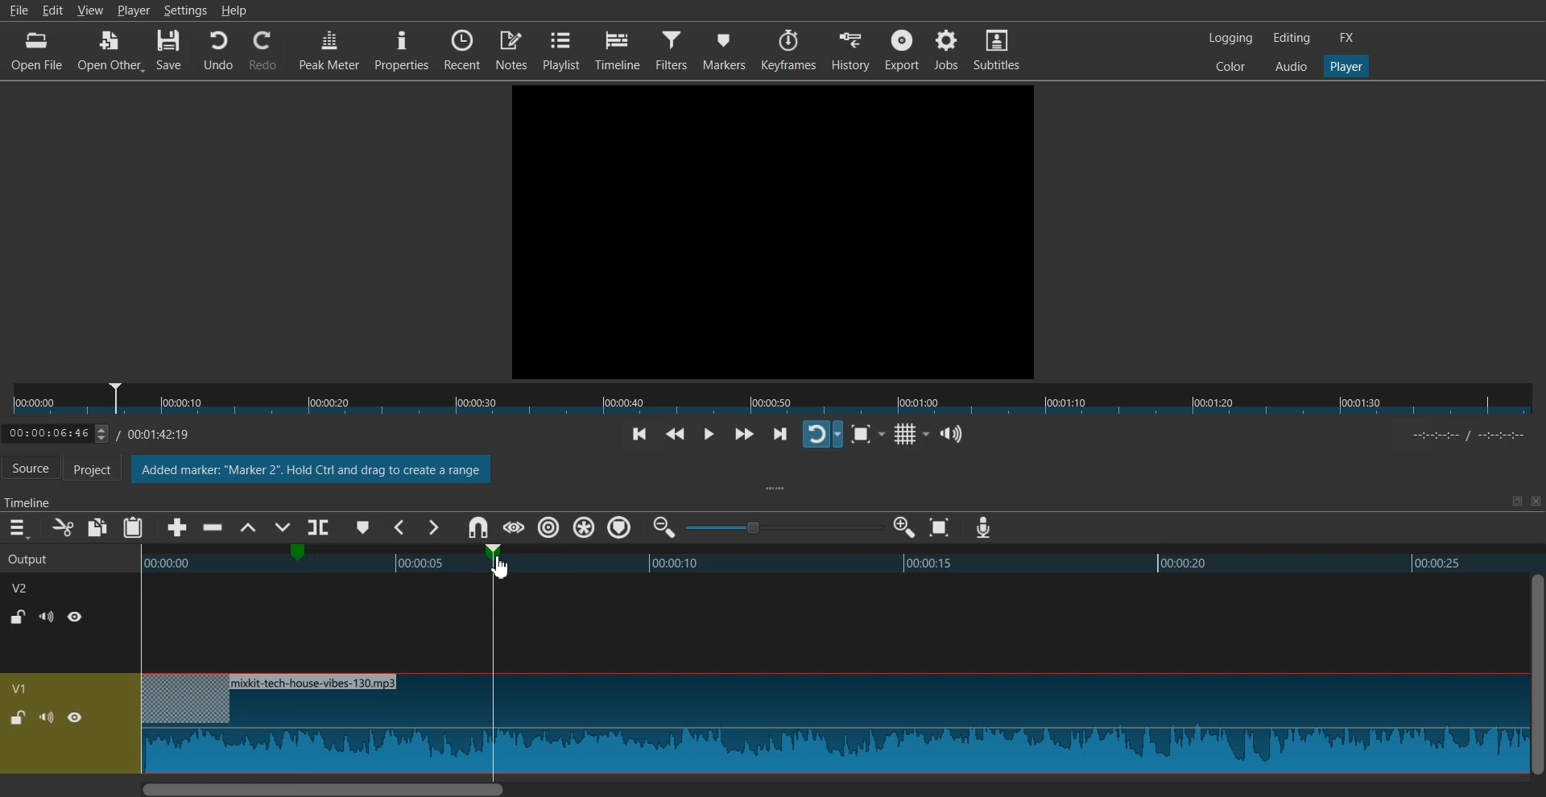 This screenshot has width=1546, height=797. I want to click on Output, so click(50, 557).